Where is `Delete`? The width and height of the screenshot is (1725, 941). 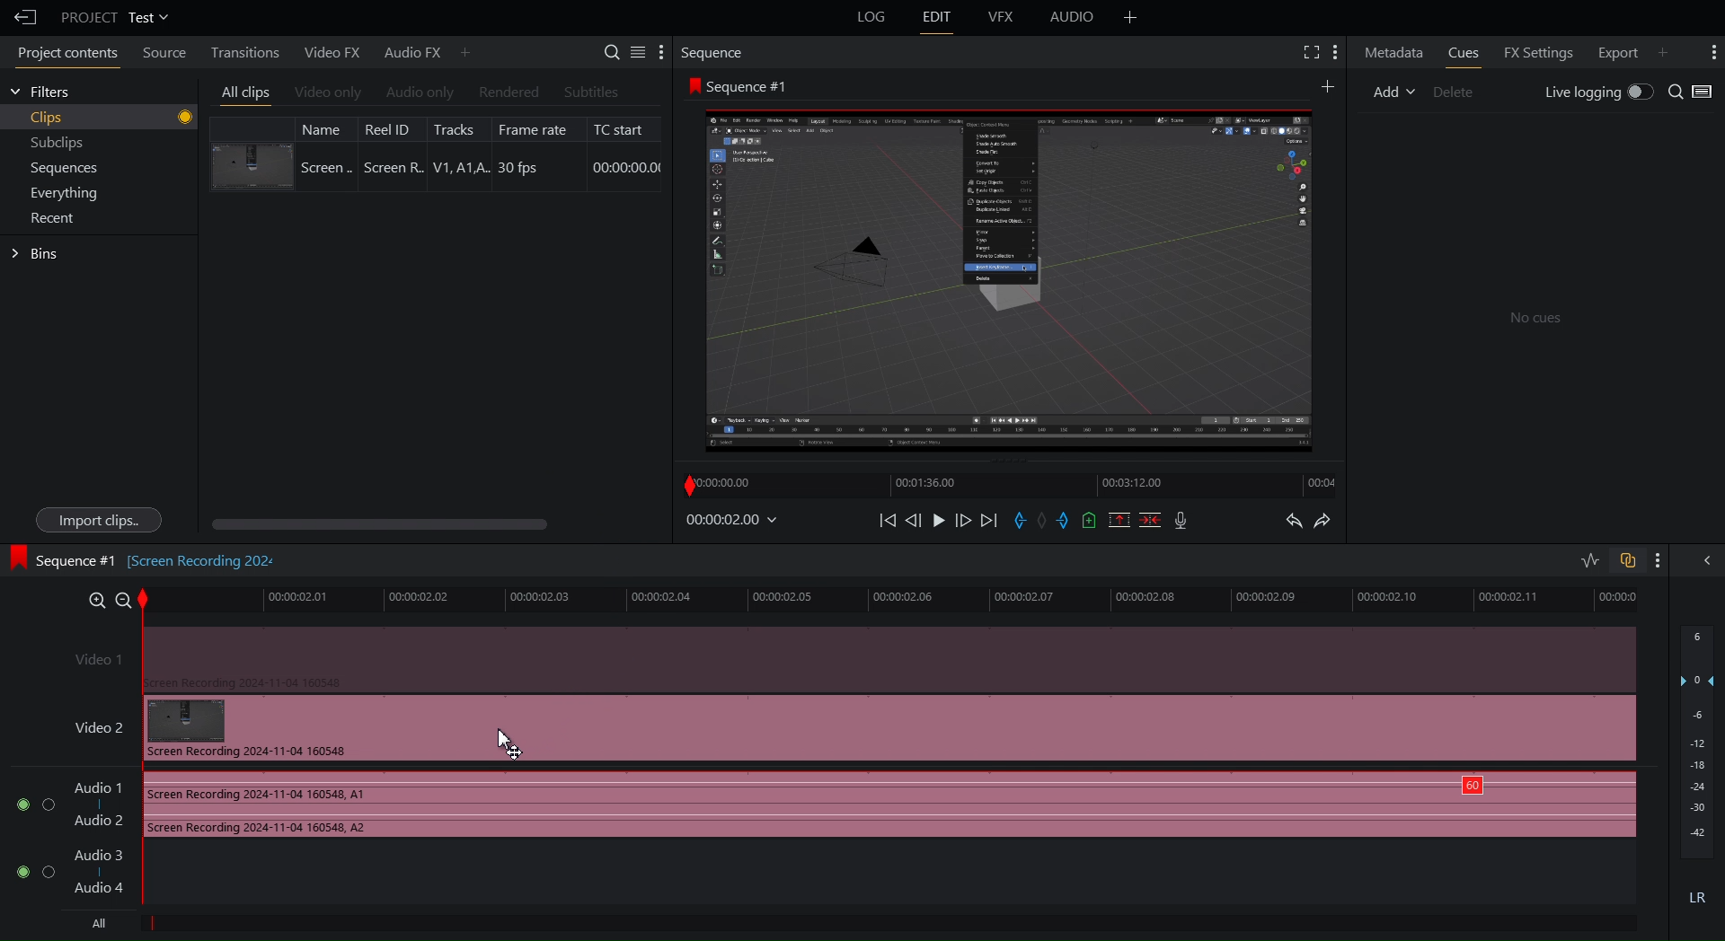 Delete is located at coordinates (1461, 90).